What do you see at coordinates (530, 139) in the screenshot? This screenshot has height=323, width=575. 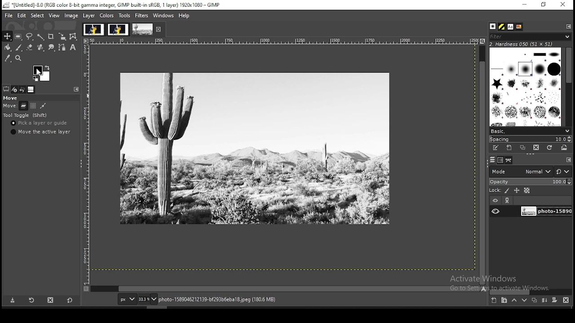 I see `spacing` at bounding box center [530, 139].